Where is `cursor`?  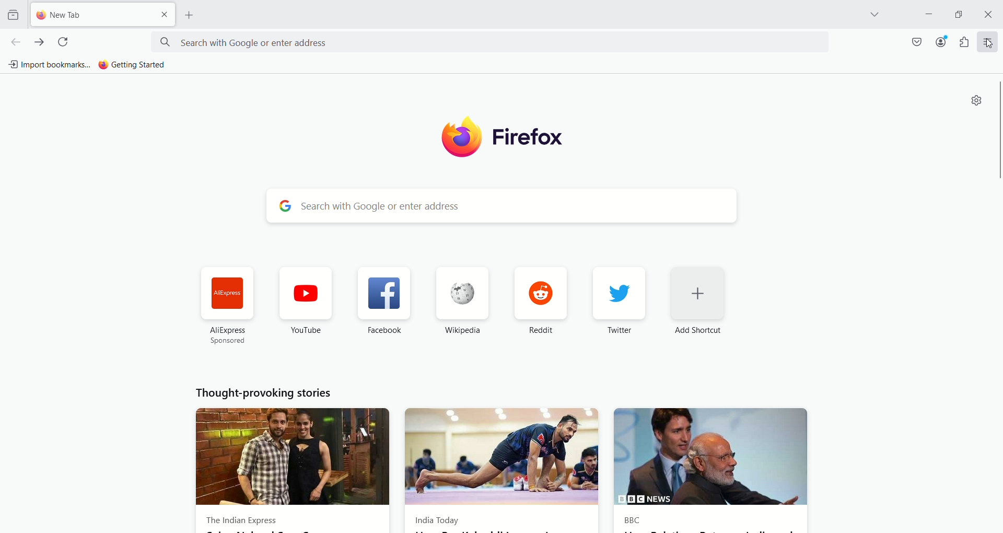 cursor is located at coordinates (989, 42).